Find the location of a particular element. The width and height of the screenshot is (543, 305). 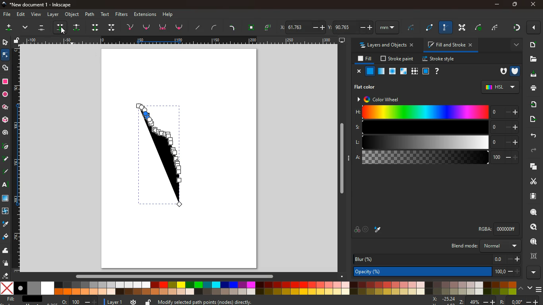

maximize is located at coordinates (513, 4).